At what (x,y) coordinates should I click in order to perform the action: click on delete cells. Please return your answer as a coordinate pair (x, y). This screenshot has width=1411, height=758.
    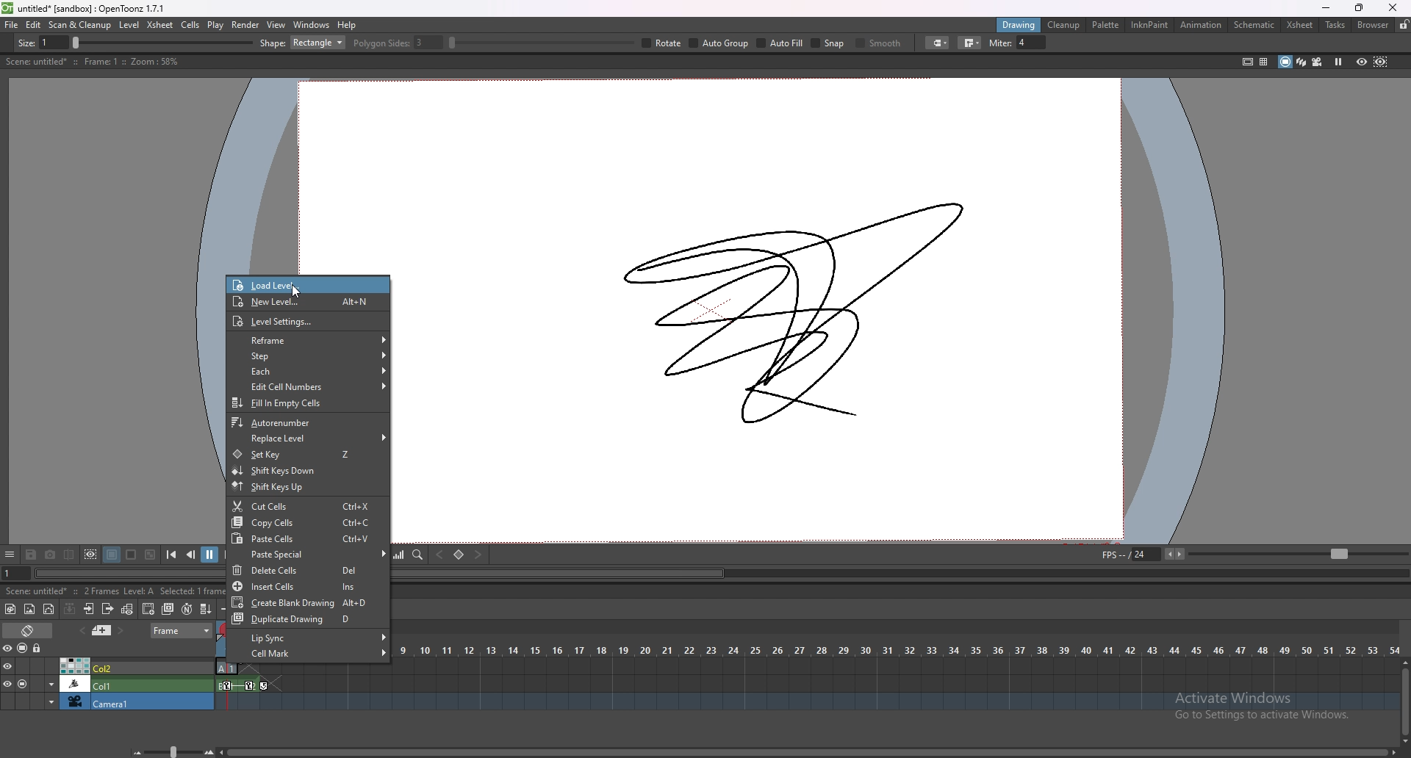
    Looking at the image, I should click on (306, 570).